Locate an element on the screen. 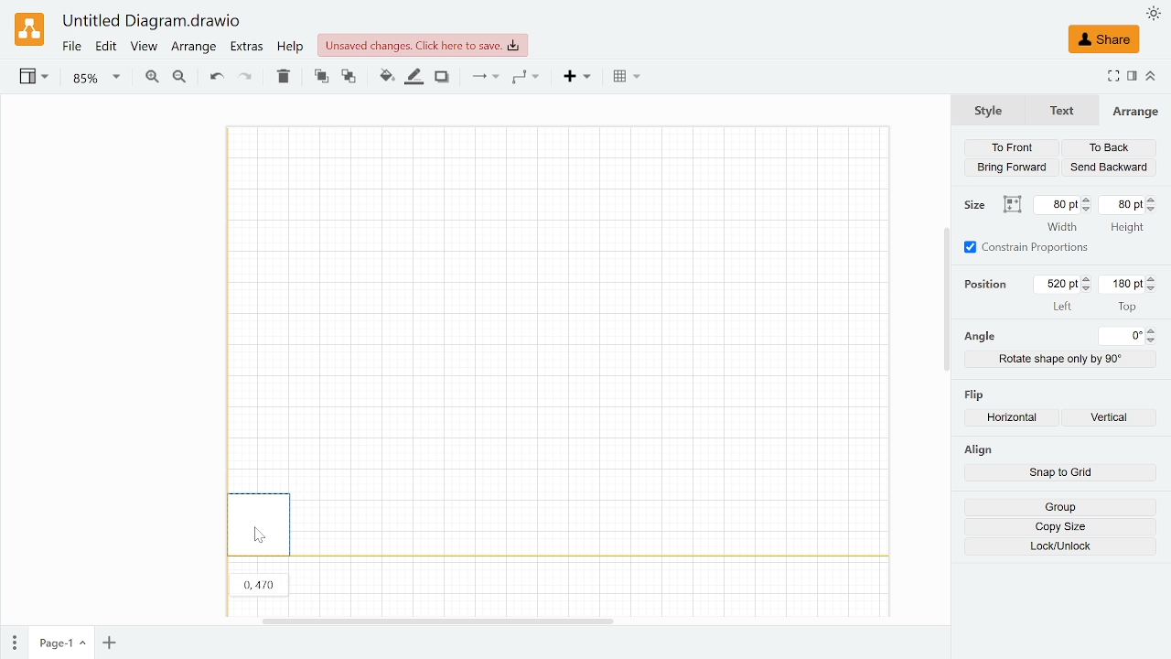 The image size is (1171, 659). left is located at coordinates (1063, 306).